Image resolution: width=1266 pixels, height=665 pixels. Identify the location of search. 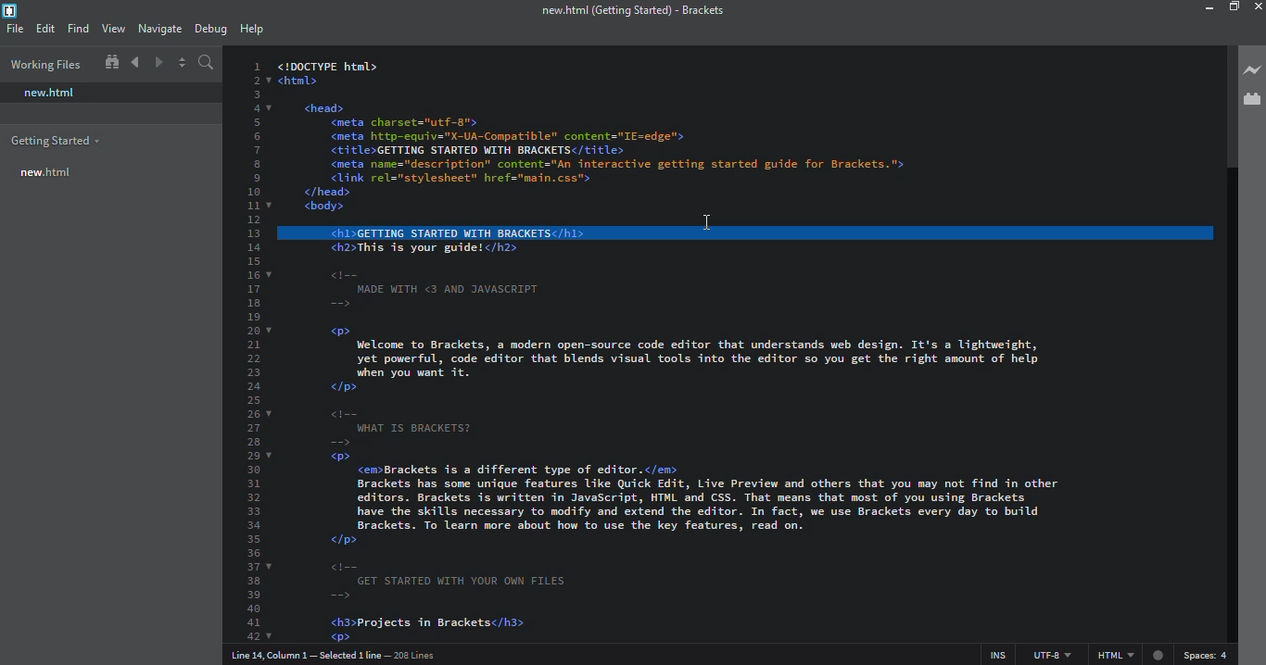
(207, 63).